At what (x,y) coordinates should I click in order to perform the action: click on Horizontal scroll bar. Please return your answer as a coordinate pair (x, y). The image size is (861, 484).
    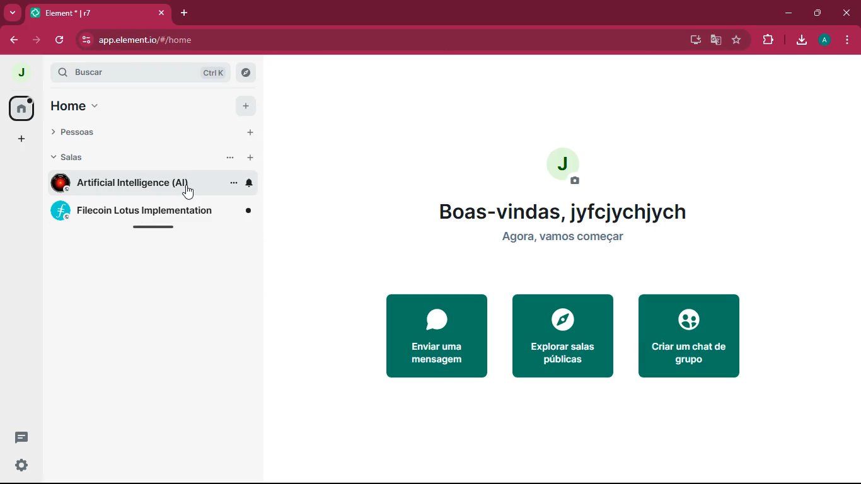
    Looking at the image, I should click on (155, 226).